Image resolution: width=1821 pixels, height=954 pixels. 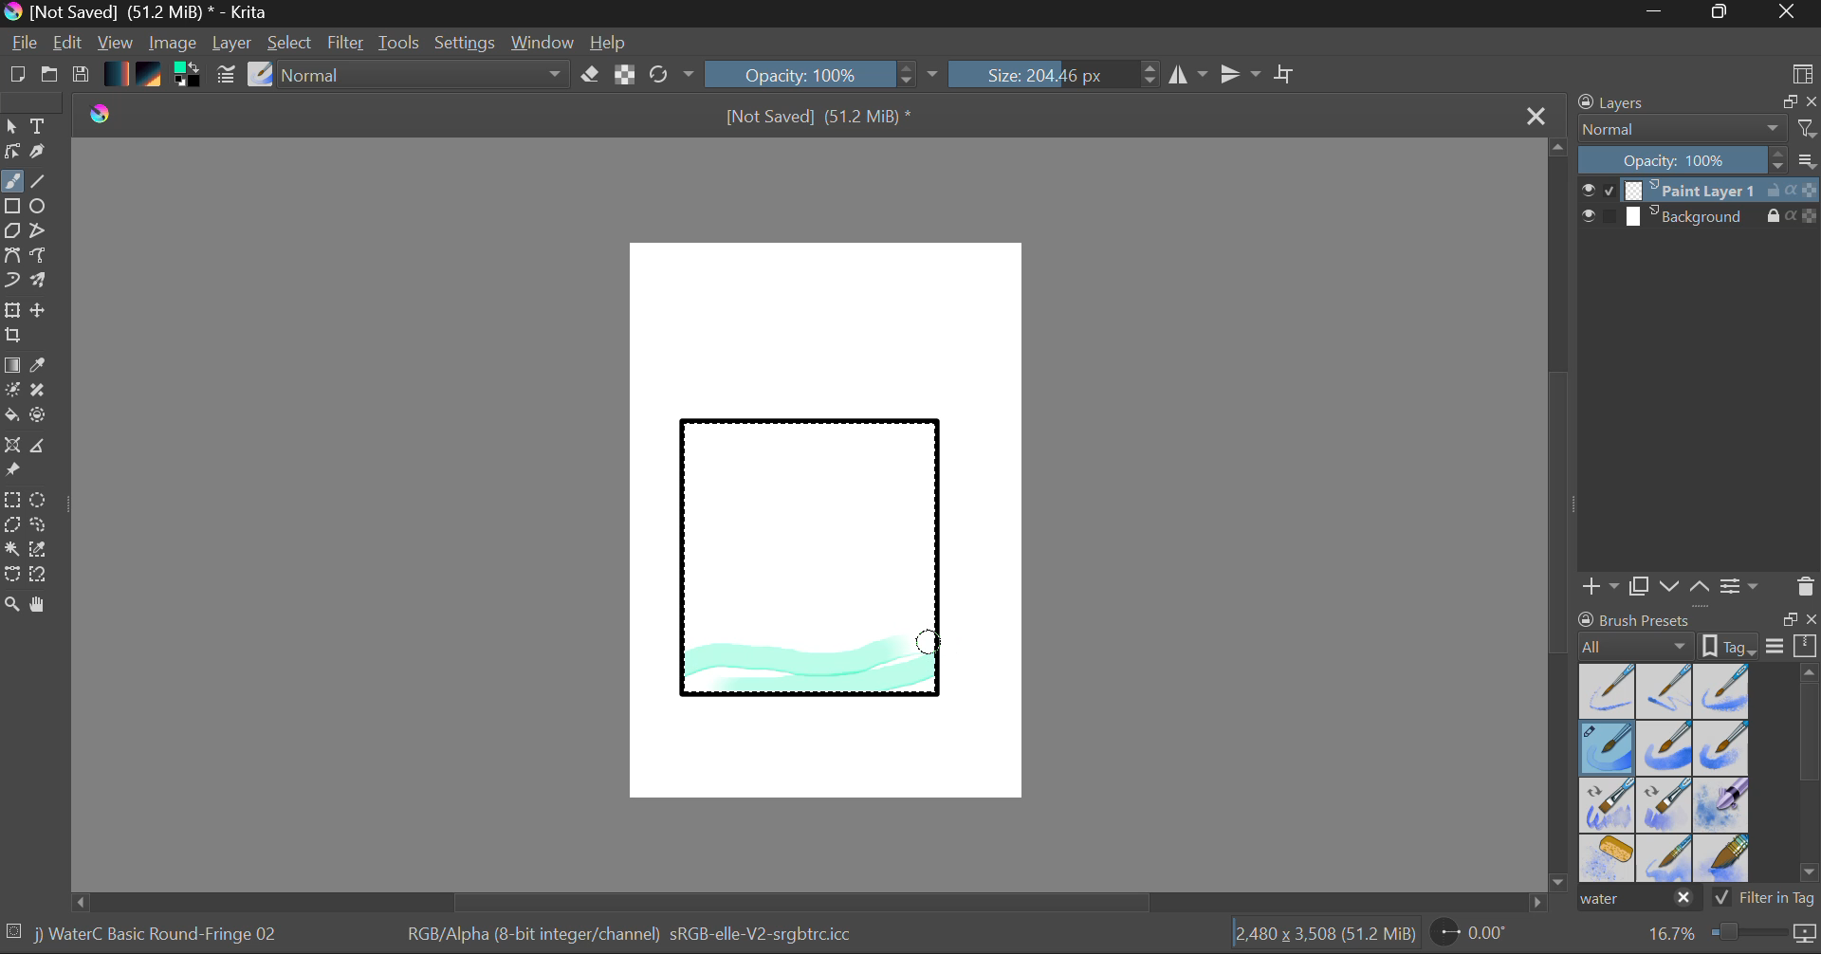 I want to click on Water C - Wide Area, so click(x=1724, y=859).